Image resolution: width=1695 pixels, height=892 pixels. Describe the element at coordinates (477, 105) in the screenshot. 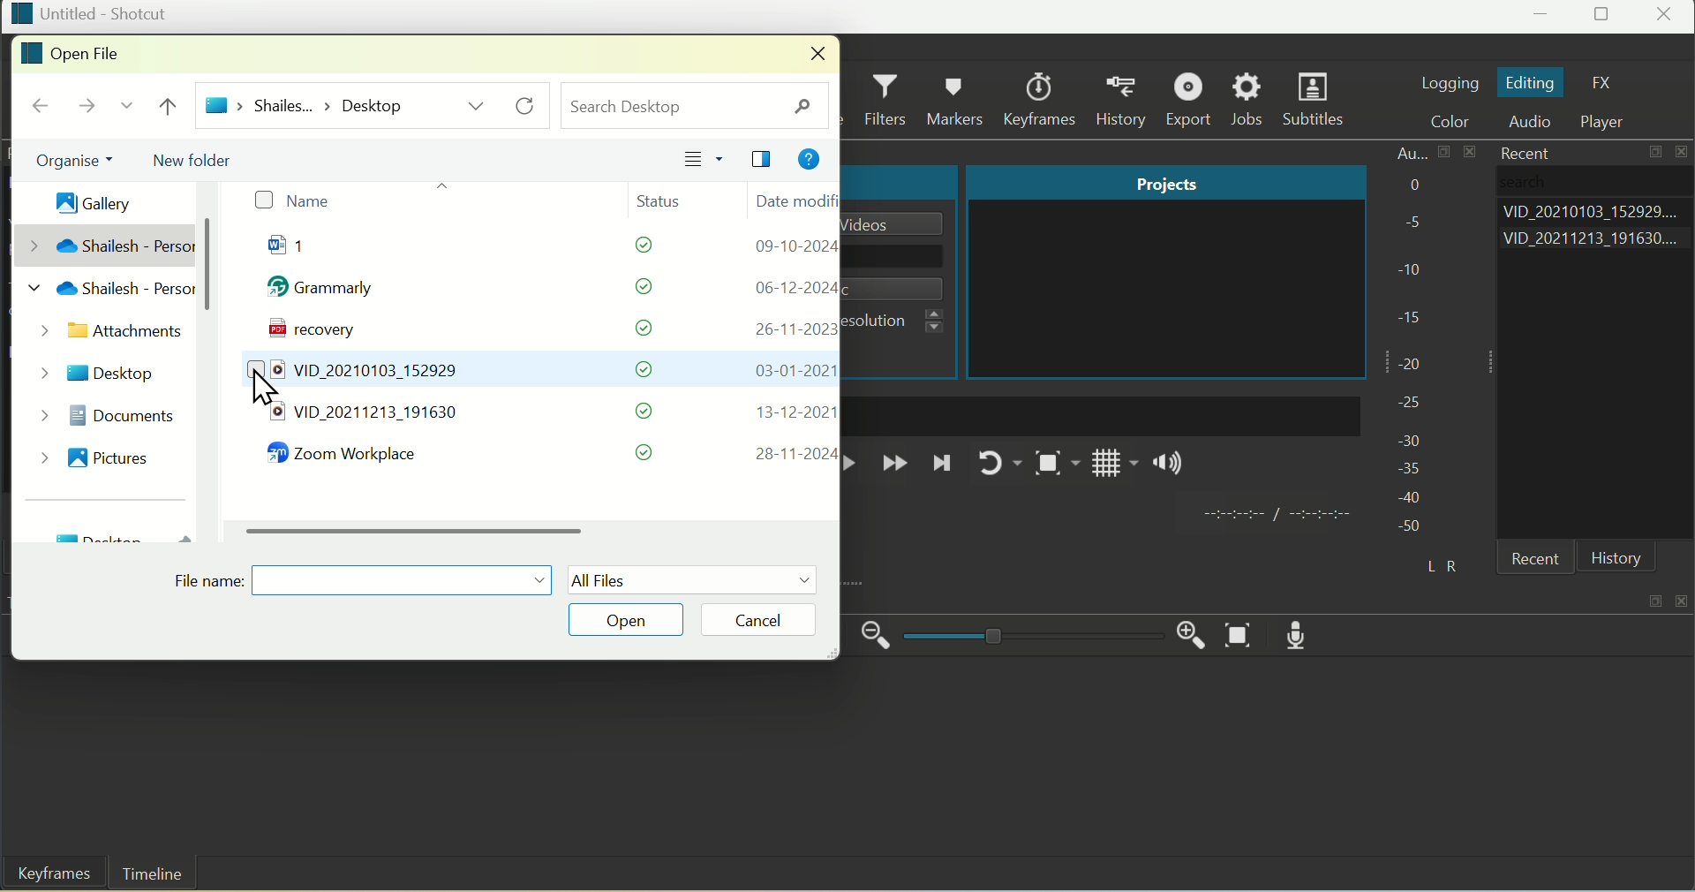

I see `more options` at that location.